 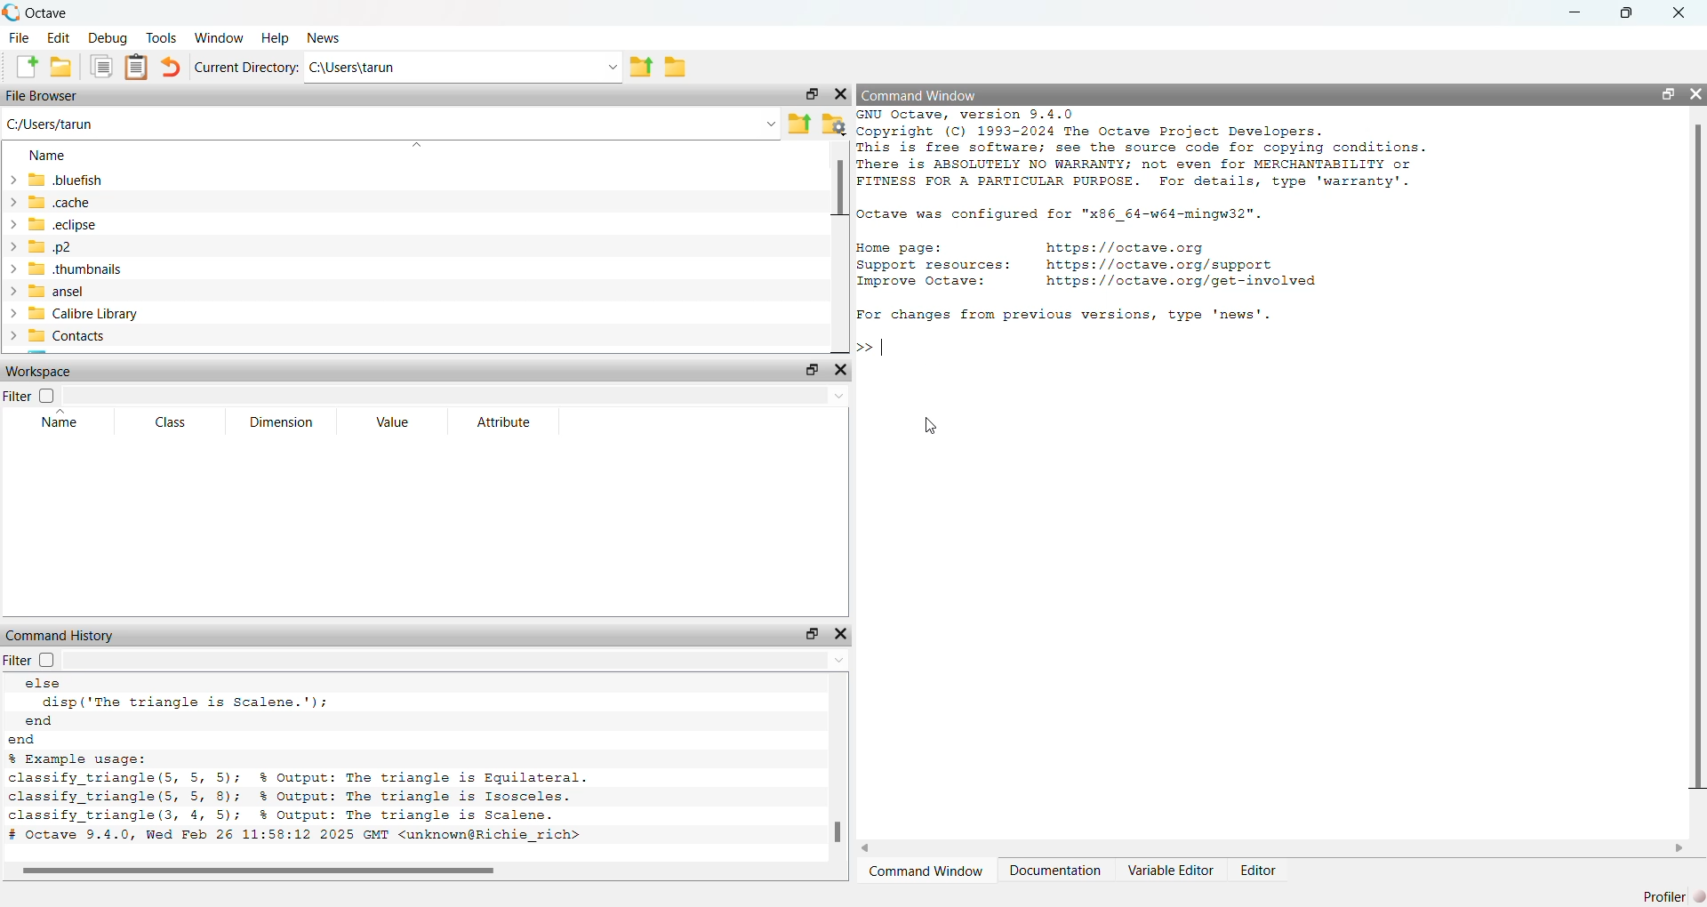 I want to click on name, so click(x=64, y=423).